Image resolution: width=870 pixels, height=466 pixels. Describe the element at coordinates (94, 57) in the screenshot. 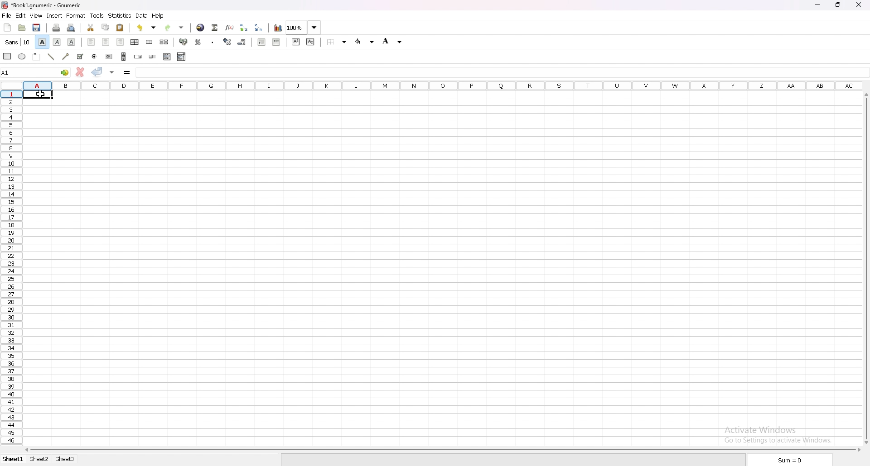

I see `radio button` at that location.